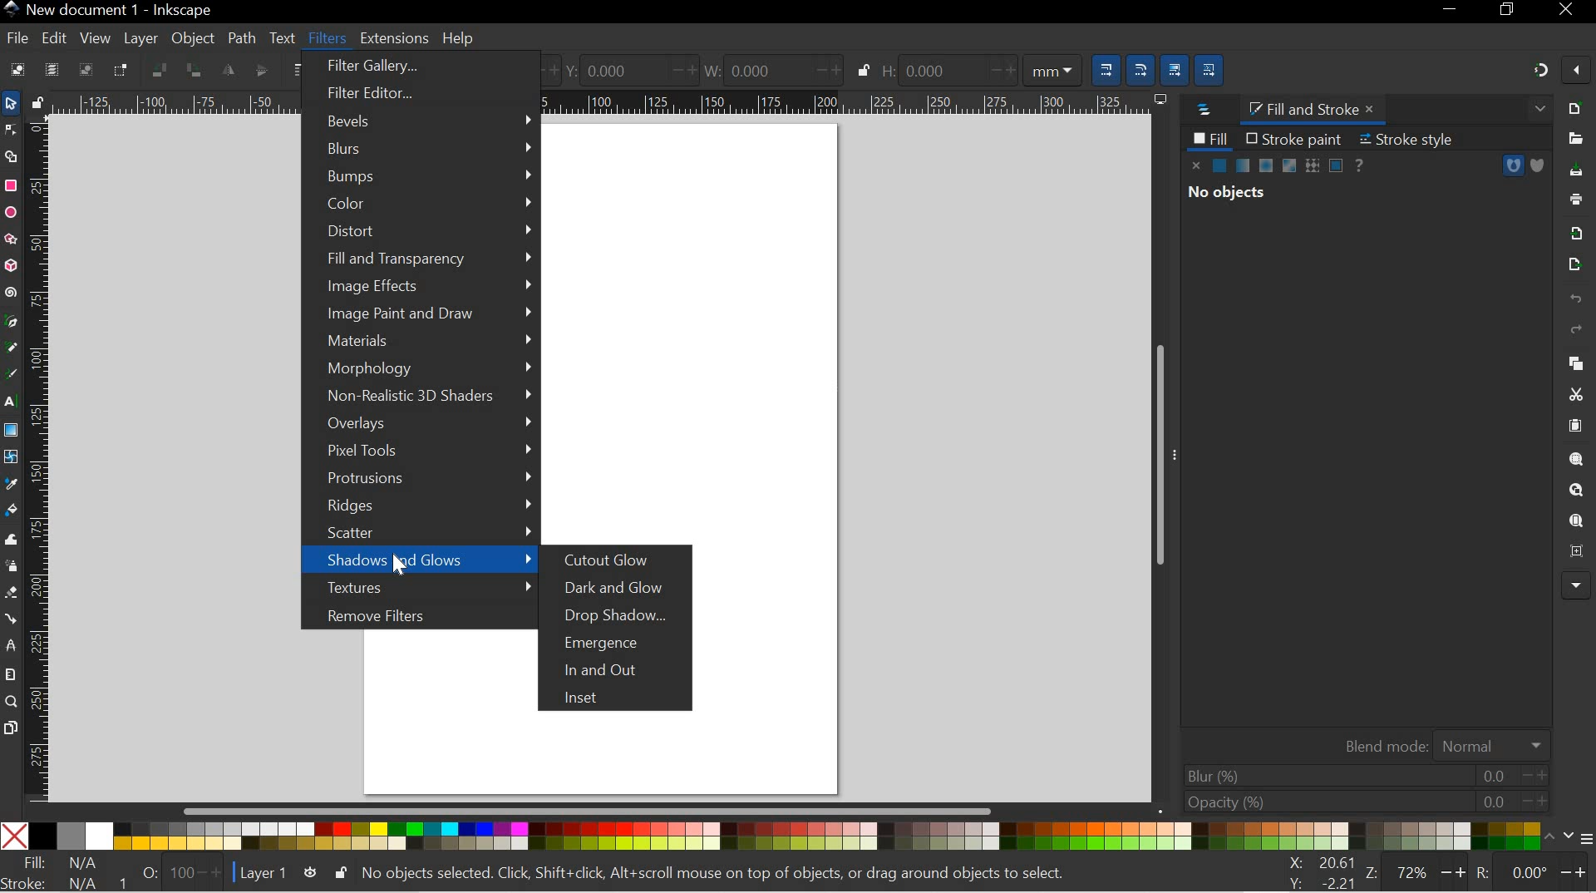 The image size is (1596, 893). Describe the element at coordinates (1510, 12) in the screenshot. I see `RESTORE DOWN` at that location.